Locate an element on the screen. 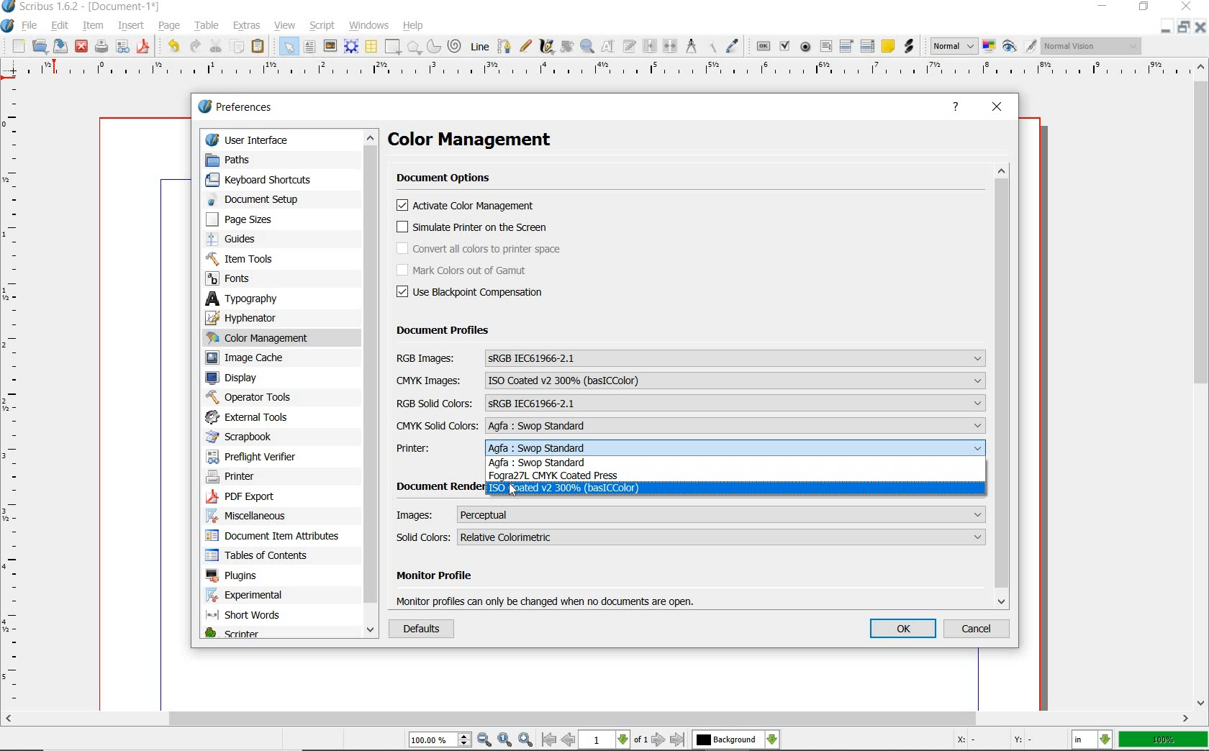 The width and height of the screenshot is (1209, 751). print is located at coordinates (101, 46).